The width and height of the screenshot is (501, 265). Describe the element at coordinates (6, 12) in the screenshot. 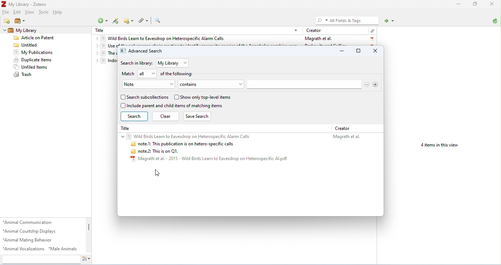

I see `file` at that location.